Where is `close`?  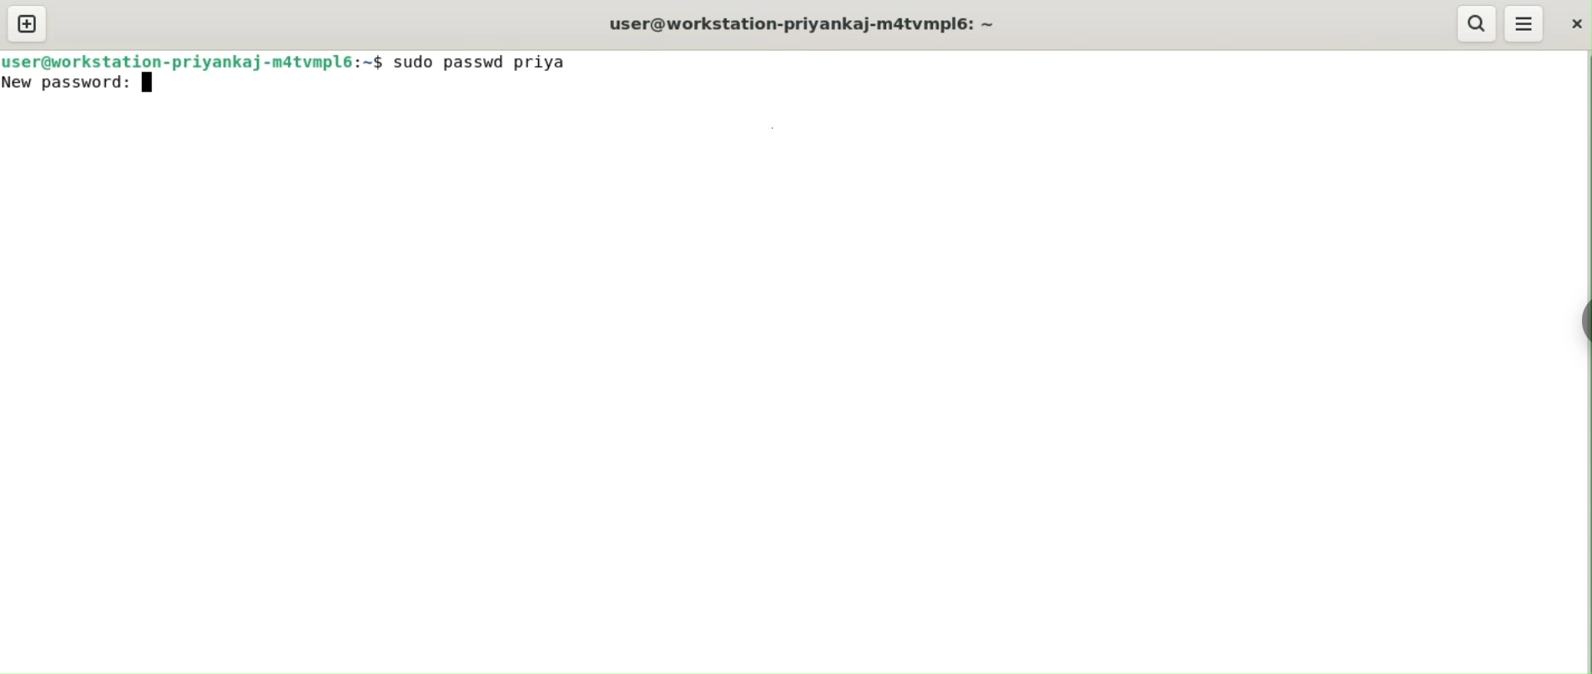
close is located at coordinates (1578, 24).